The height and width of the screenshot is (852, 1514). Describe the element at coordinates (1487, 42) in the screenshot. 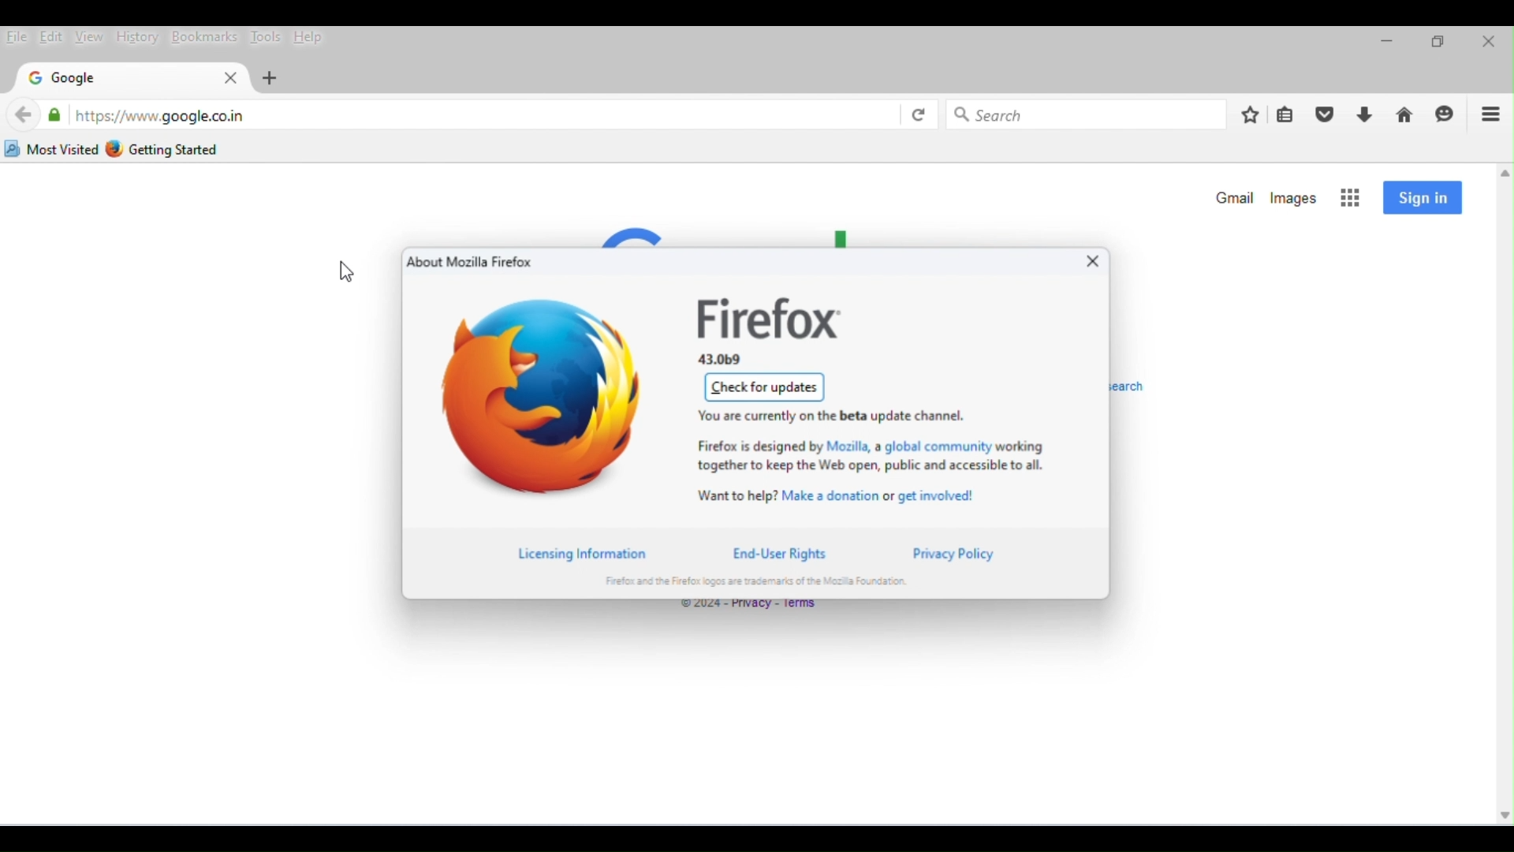

I see `close` at that location.